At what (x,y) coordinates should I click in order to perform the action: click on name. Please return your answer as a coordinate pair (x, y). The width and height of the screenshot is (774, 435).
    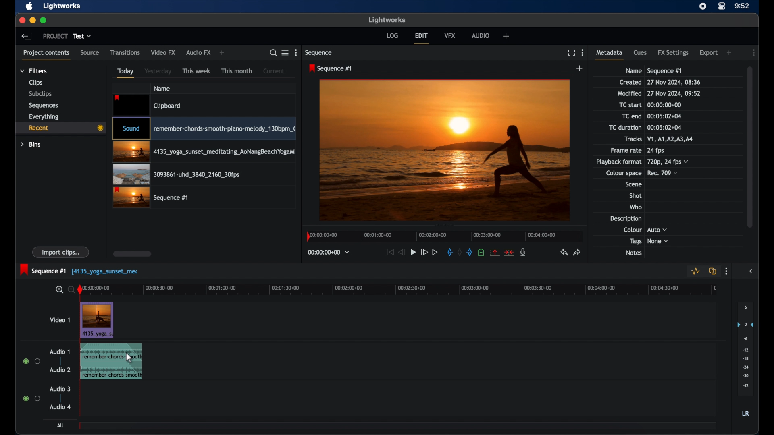
    Looking at the image, I should click on (162, 89).